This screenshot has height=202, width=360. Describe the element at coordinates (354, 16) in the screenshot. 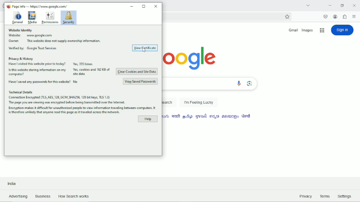

I see `Open application menu` at that location.